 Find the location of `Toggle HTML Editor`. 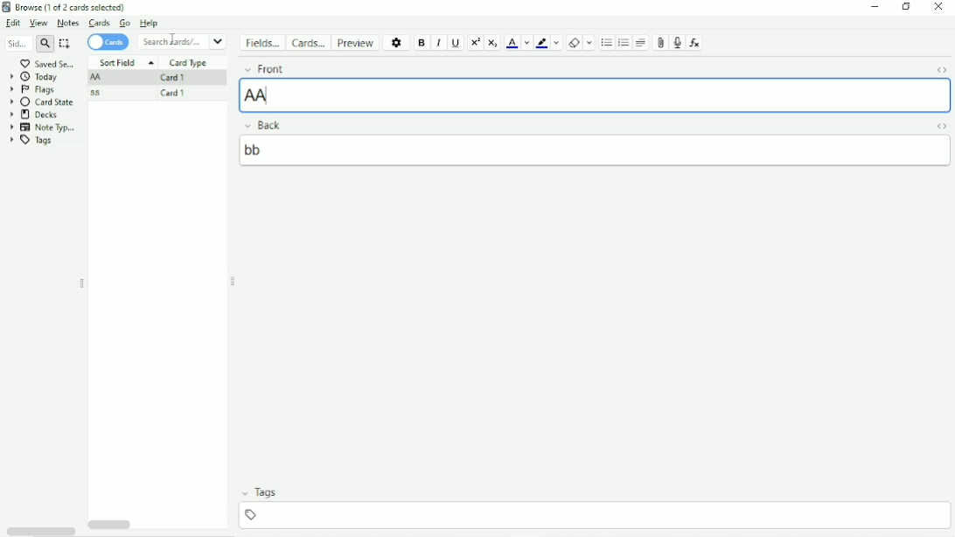

Toggle HTML Editor is located at coordinates (938, 68).